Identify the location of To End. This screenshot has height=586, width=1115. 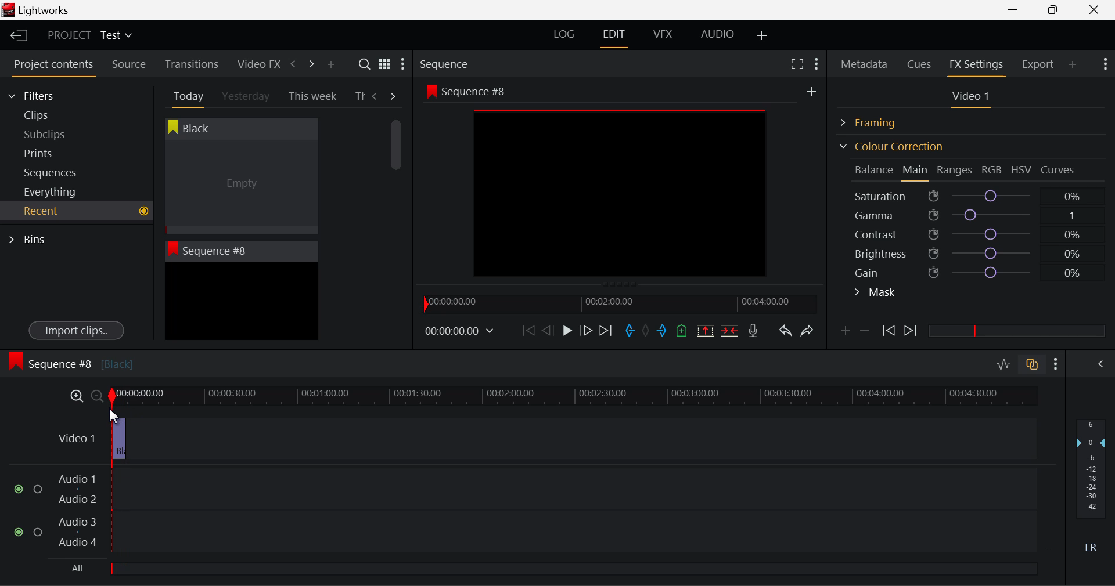
(606, 331).